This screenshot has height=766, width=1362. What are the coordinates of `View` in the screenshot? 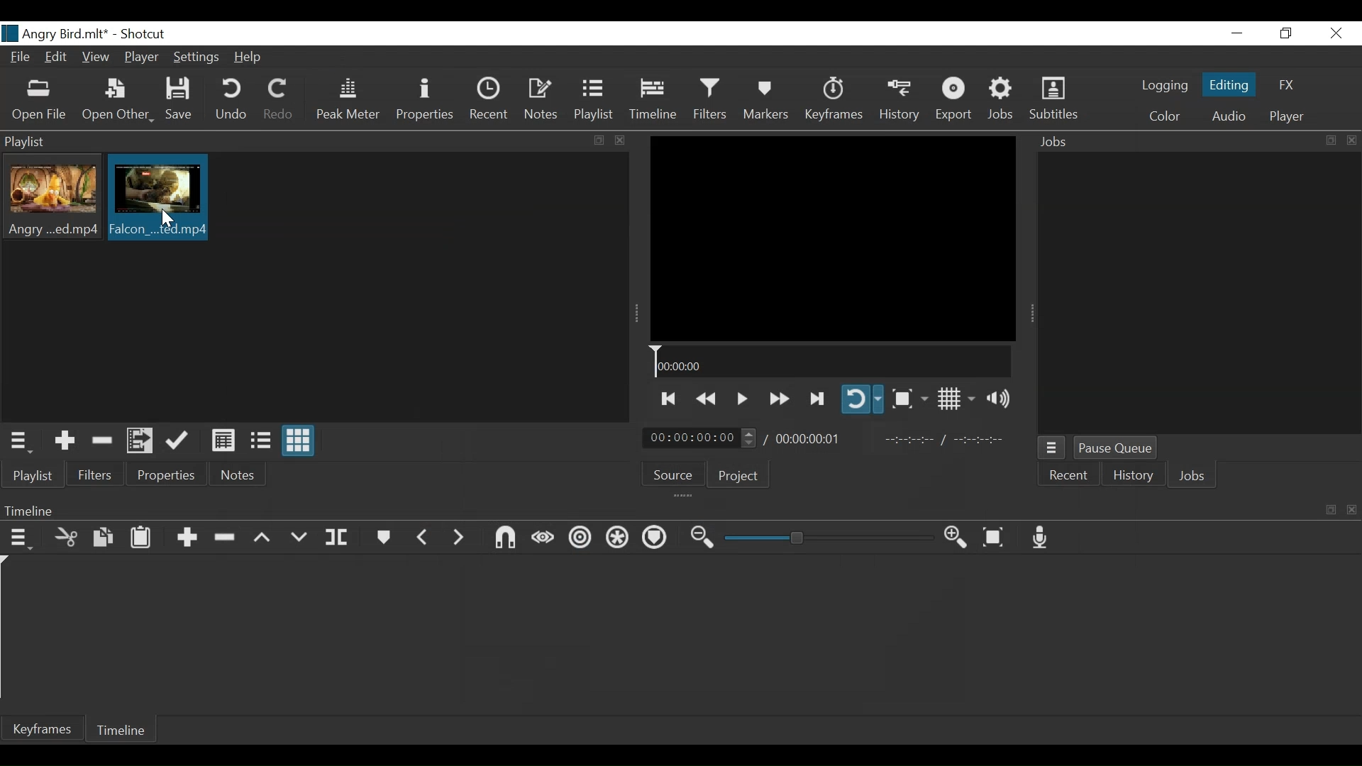 It's located at (96, 58).